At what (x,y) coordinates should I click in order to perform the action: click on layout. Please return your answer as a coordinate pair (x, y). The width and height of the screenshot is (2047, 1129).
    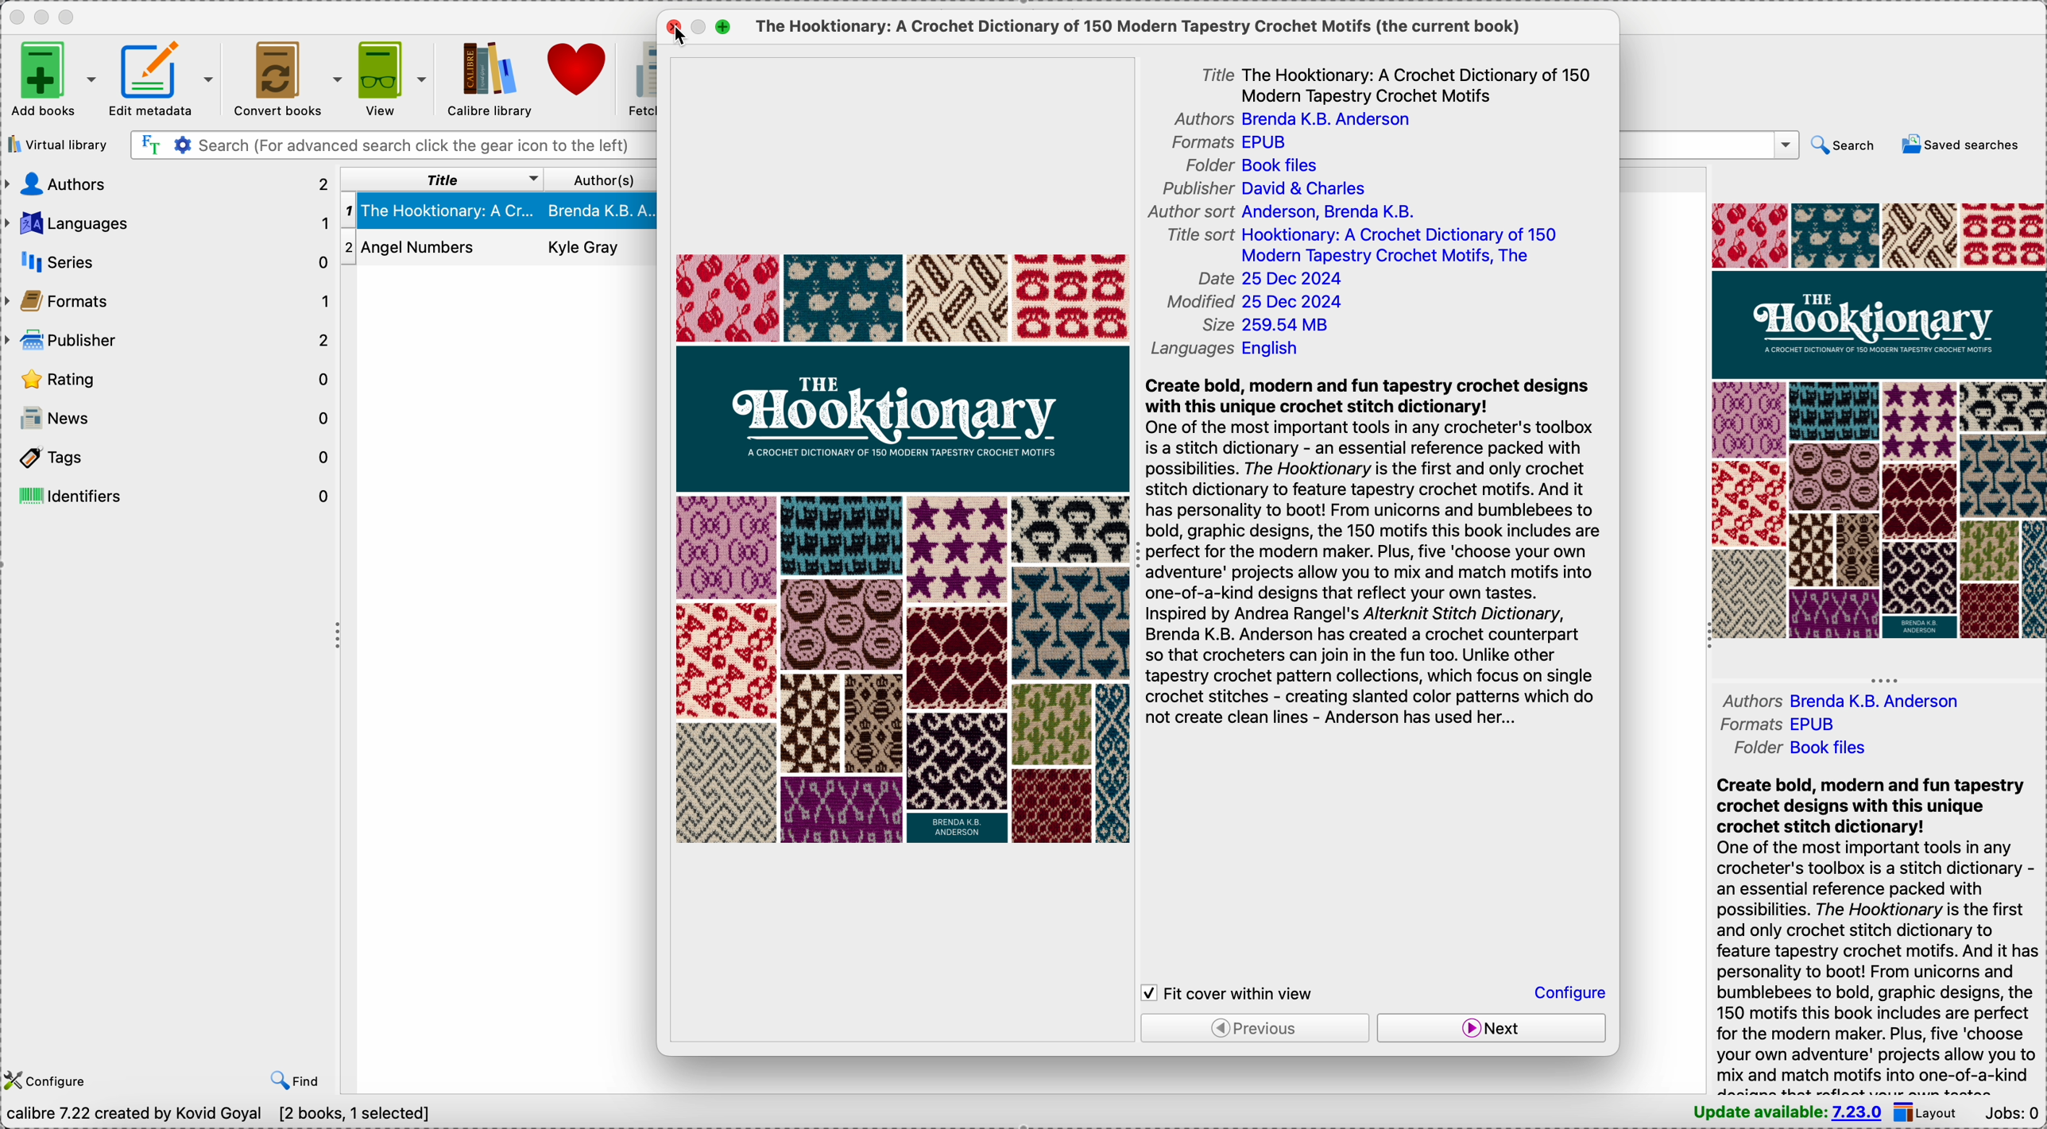
    Looking at the image, I should click on (1931, 1113).